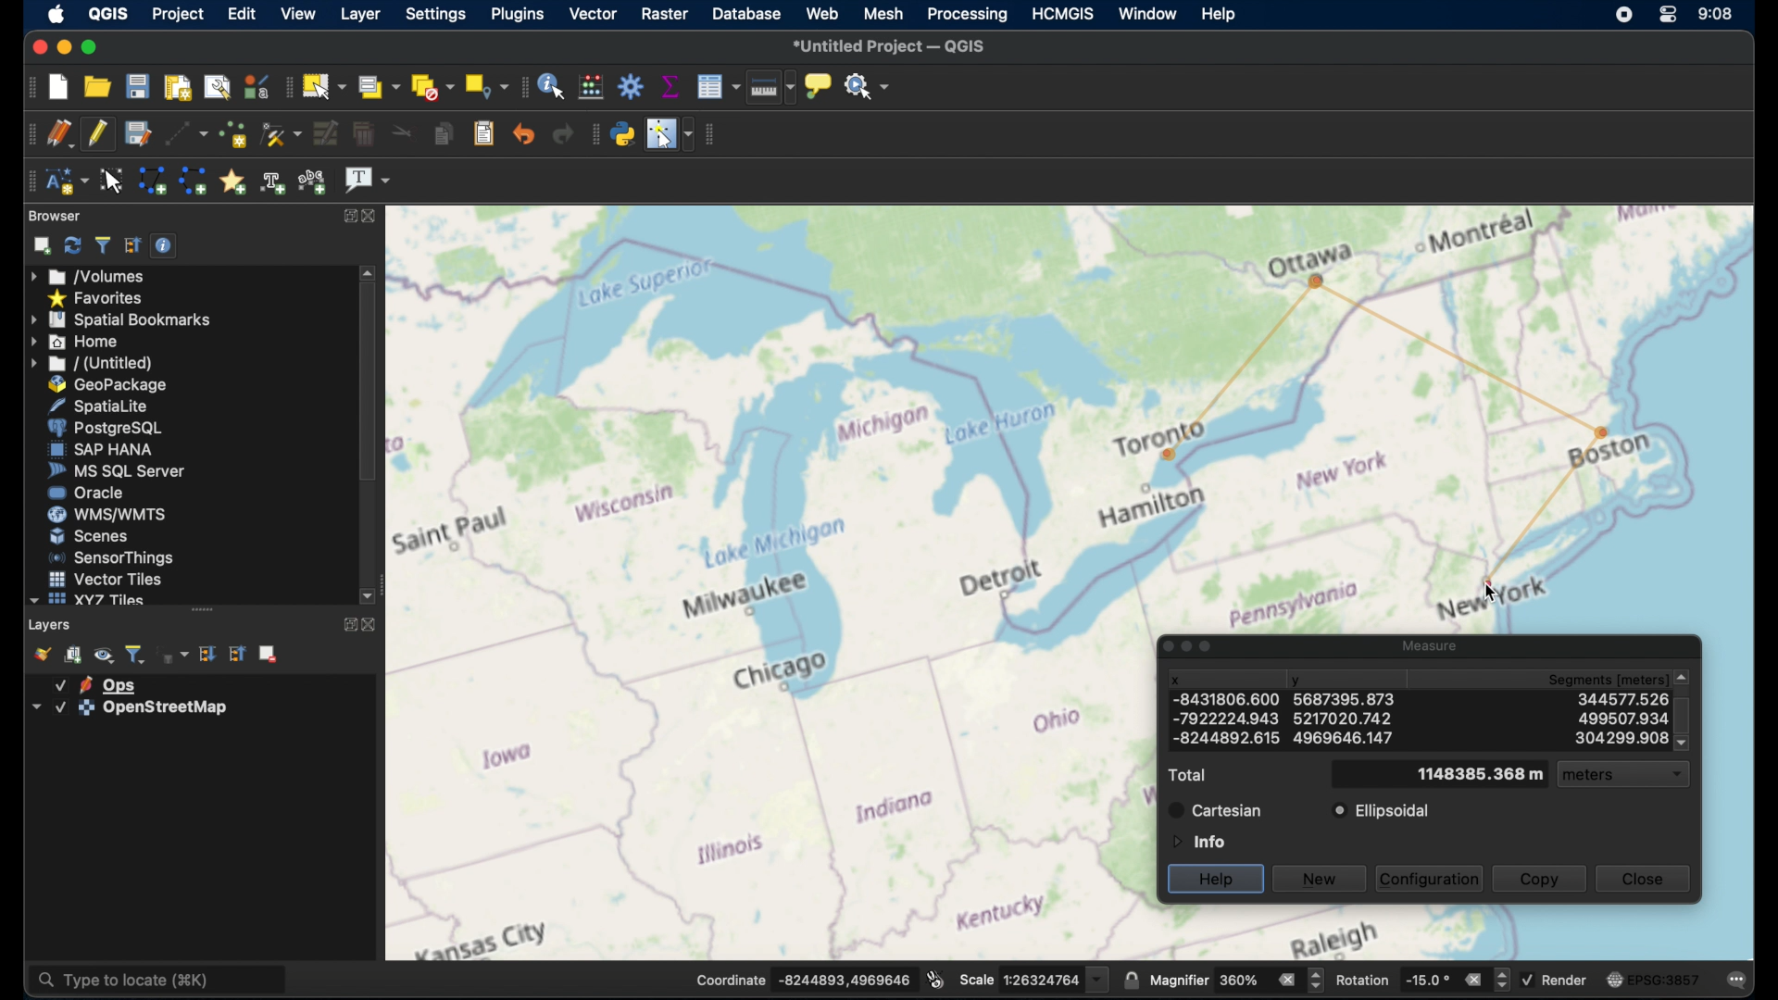 The width and height of the screenshot is (1778, 1000). What do you see at coordinates (1298, 682) in the screenshot?
I see `y` at bounding box center [1298, 682].